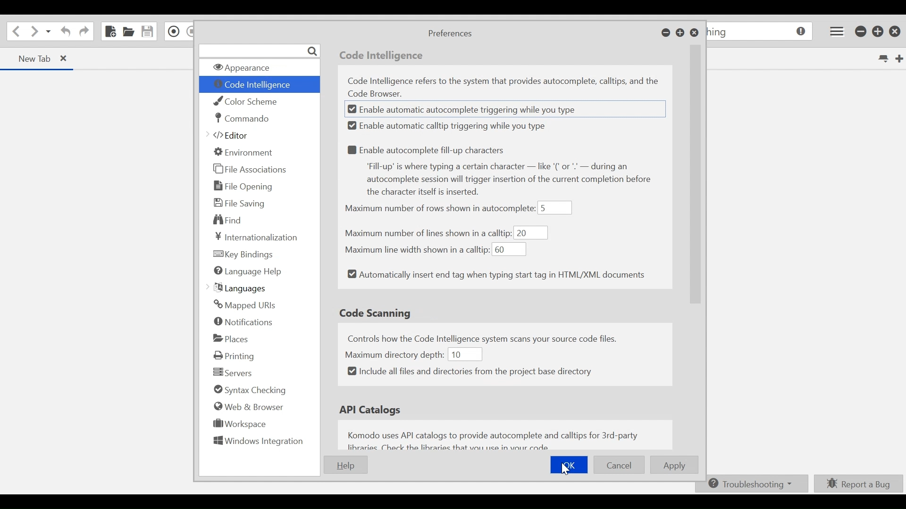  Describe the element at coordinates (68, 59) in the screenshot. I see `close` at that location.